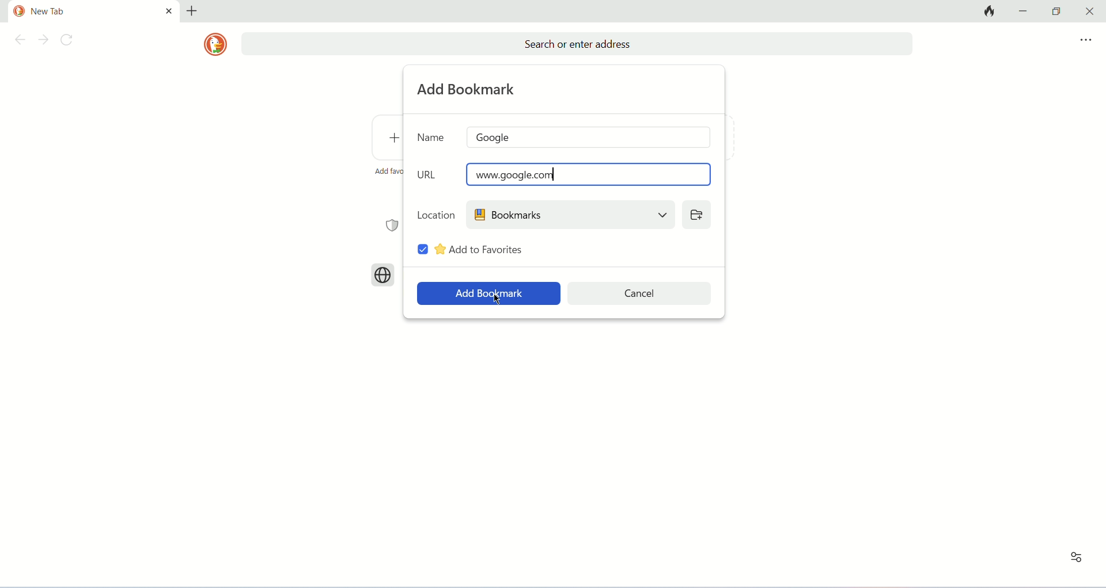 The image size is (1106, 588). Describe the element at coordinates (1076, 558) in the screenshot. I see `view option` at that location.